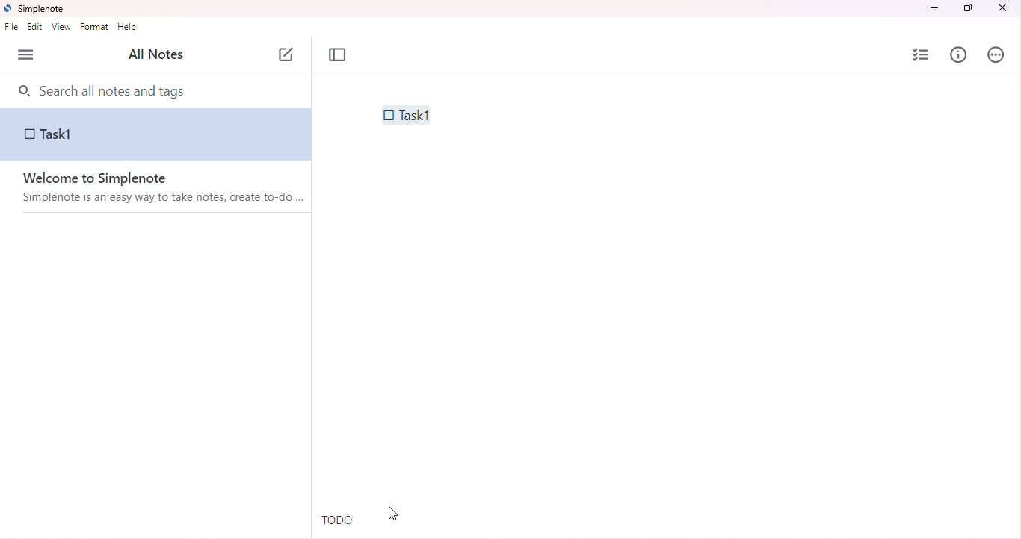 Image resolution: width=1021 pixels, height=539 pixels. Describe the element at coordinates (158, 90) in the screenshot. I see `search bar` at that location.